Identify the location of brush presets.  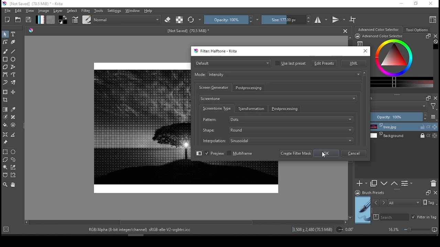
(381, 193).